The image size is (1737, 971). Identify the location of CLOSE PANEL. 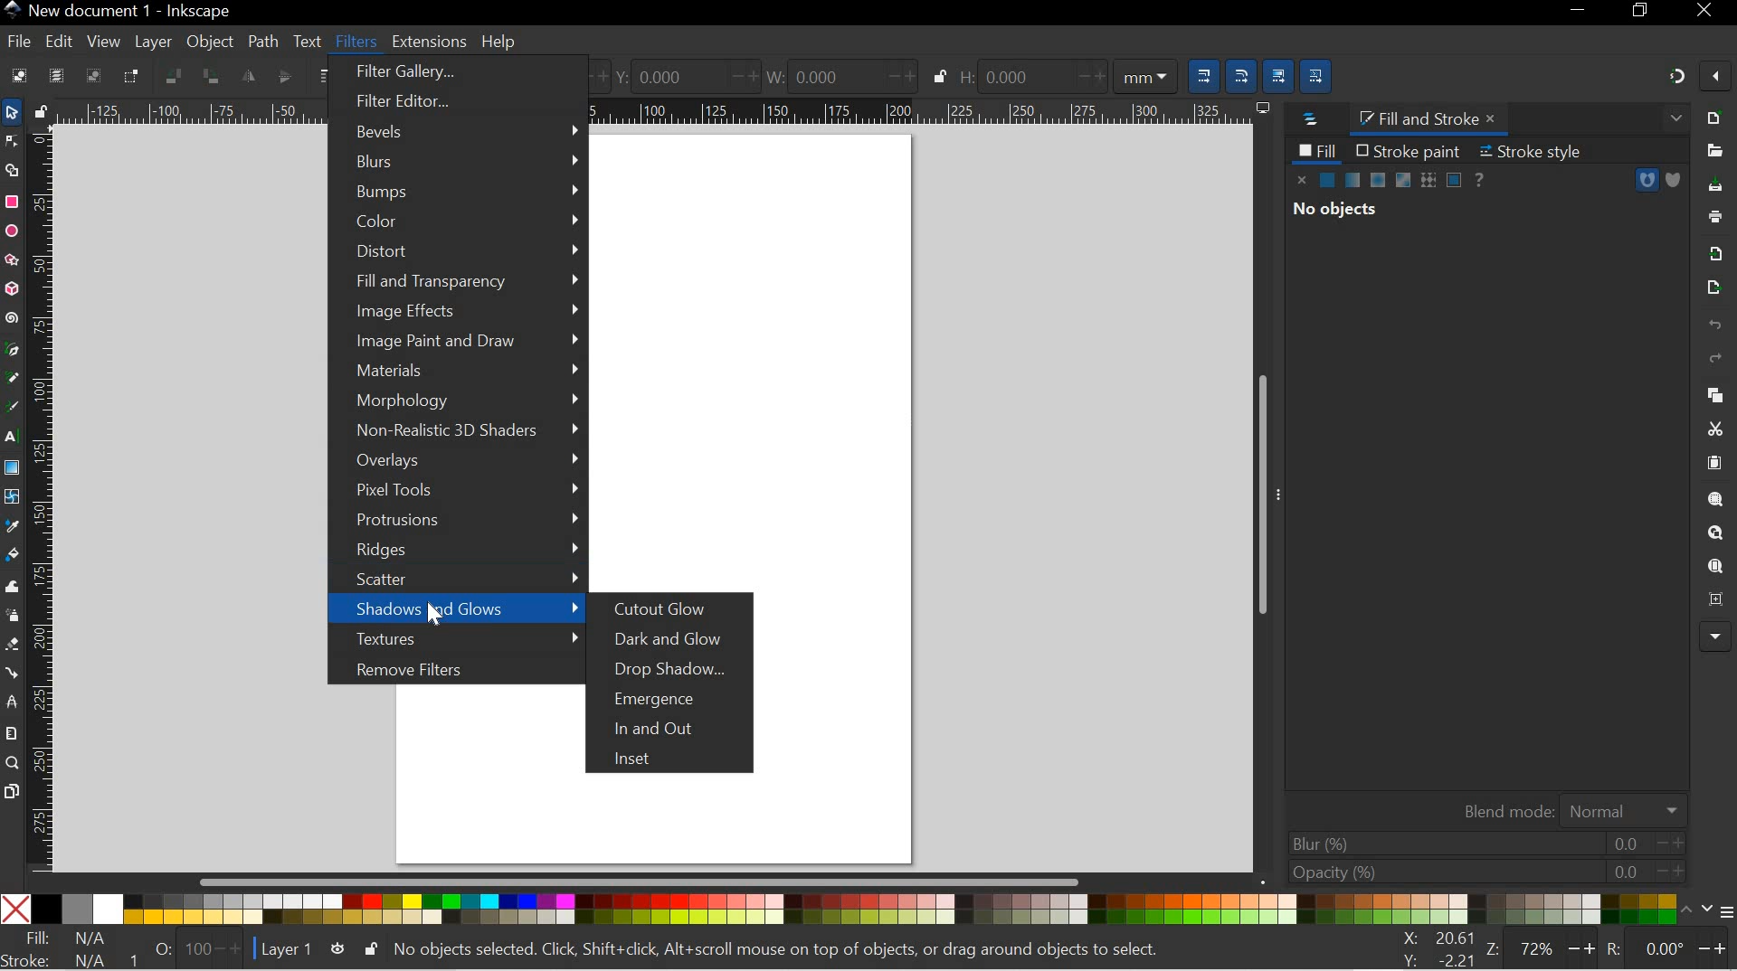
(1673, 120).